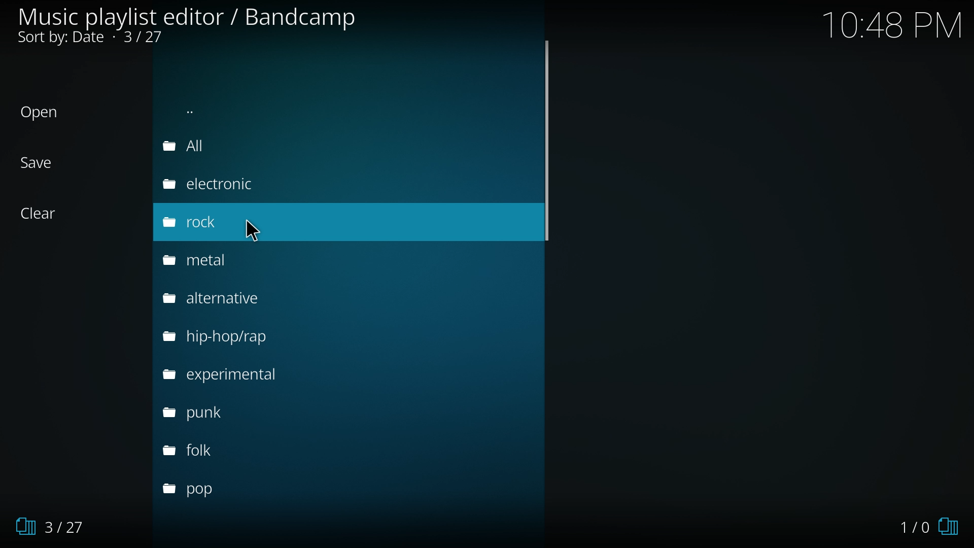  Describe the element at coordinates (208, 452) in the screenshot. I see `folk` at that location.